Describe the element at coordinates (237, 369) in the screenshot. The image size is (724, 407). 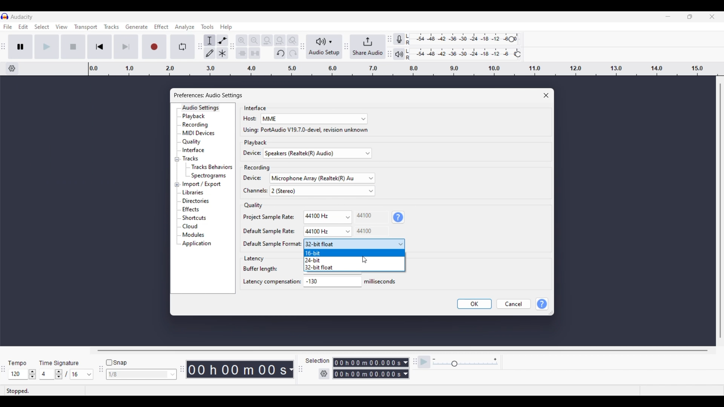
I see `Shows recorded duration` at that location.